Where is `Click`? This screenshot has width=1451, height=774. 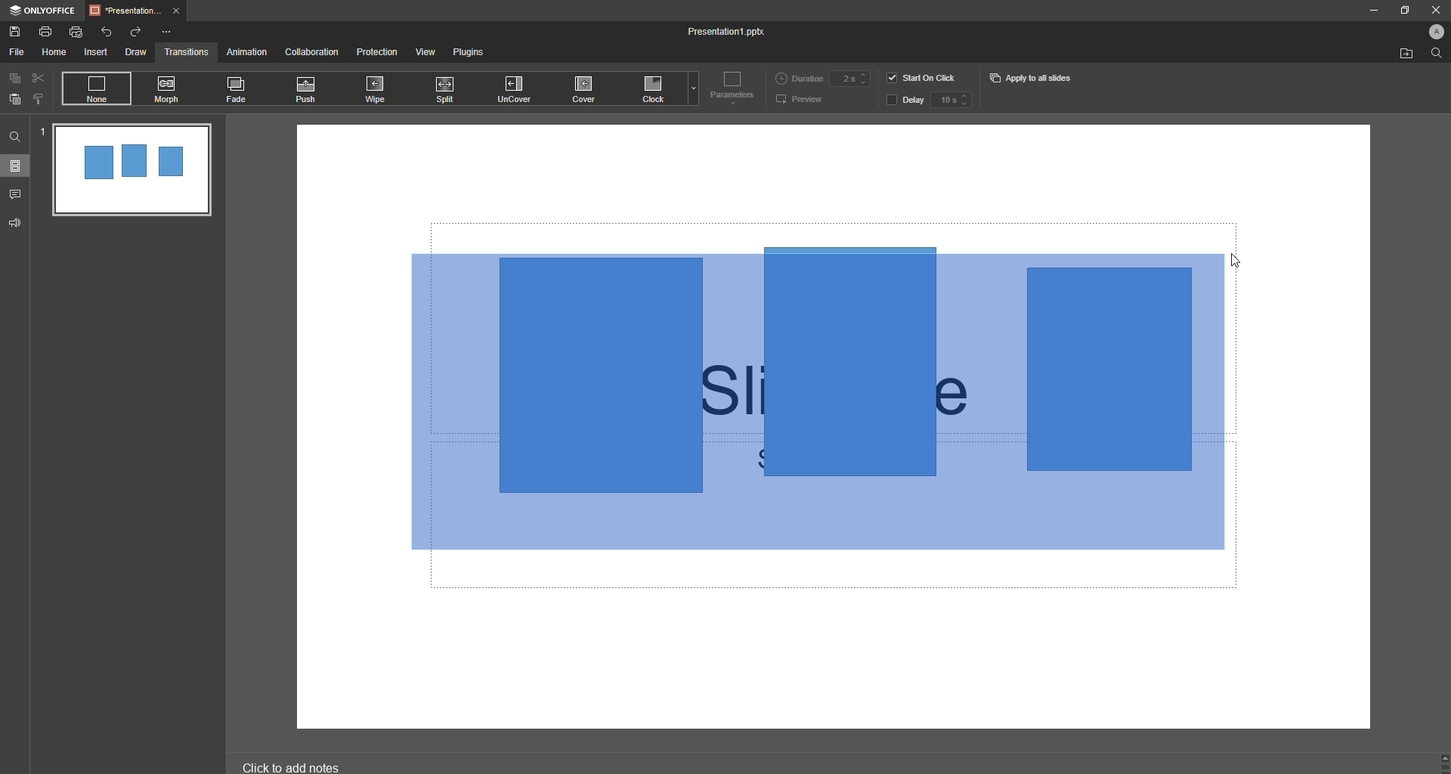
Click is located at coordinates (655, 91).